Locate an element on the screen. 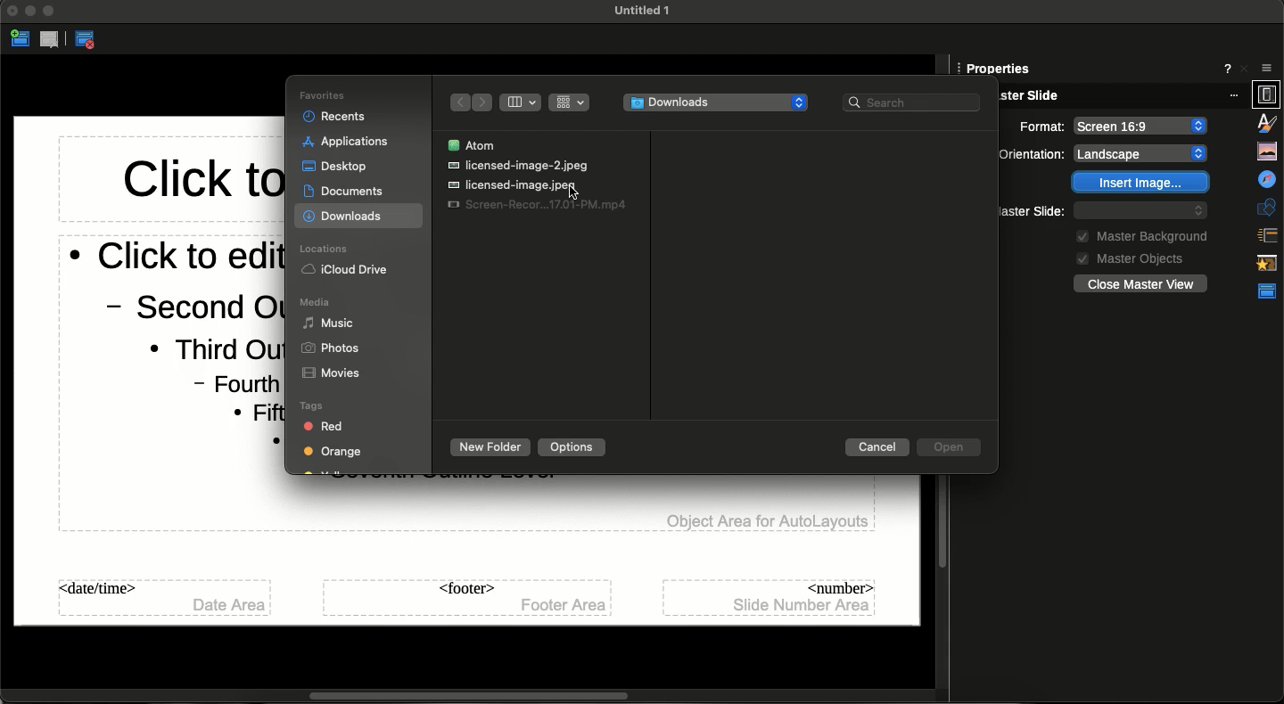 The height and width of the screenshot is (704, 1284). Close is located at coordinates (12, 12).